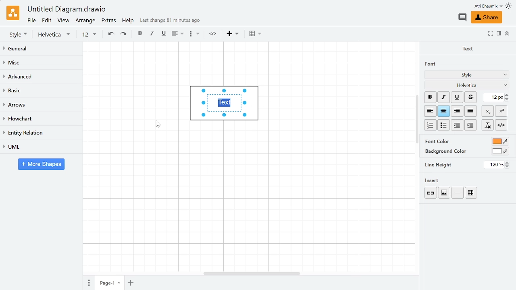 The height and width of the screenshot is (290, 516). I want to click on Edit, so click(47, 21).